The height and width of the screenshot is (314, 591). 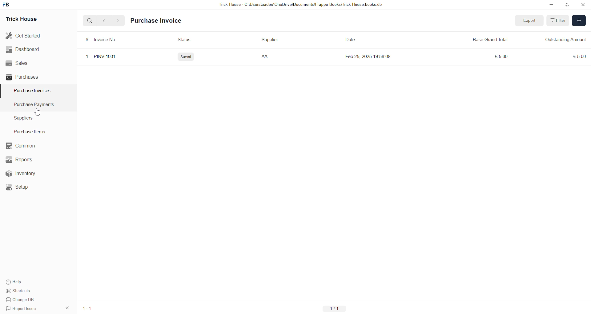 I want to click on Saved, so click(x=186, y=57).